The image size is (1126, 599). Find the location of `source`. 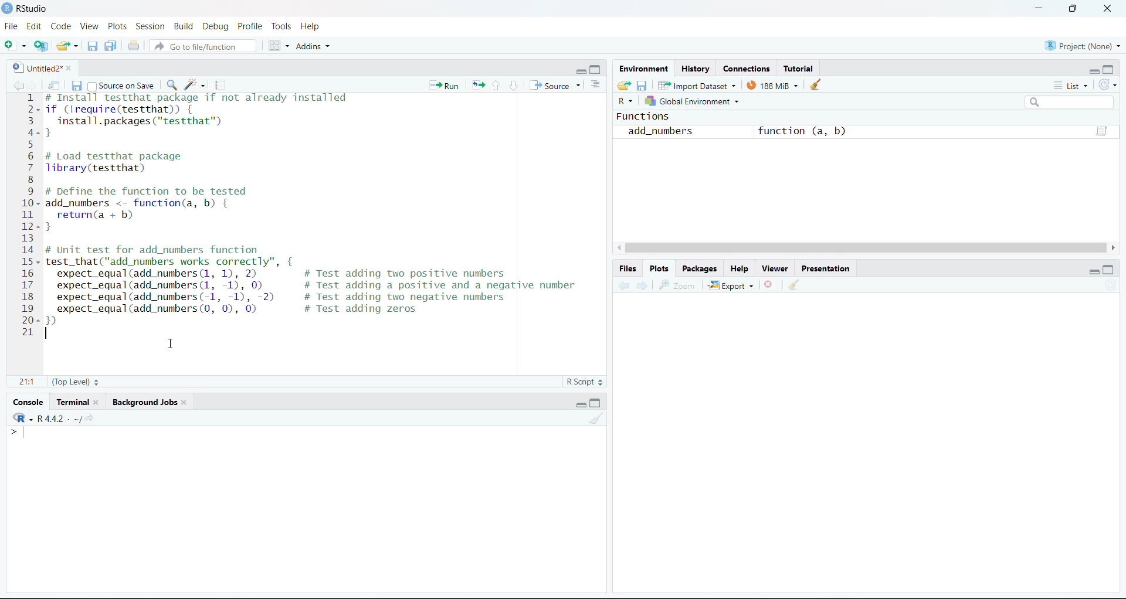

source is located at coordinates (550, 85).